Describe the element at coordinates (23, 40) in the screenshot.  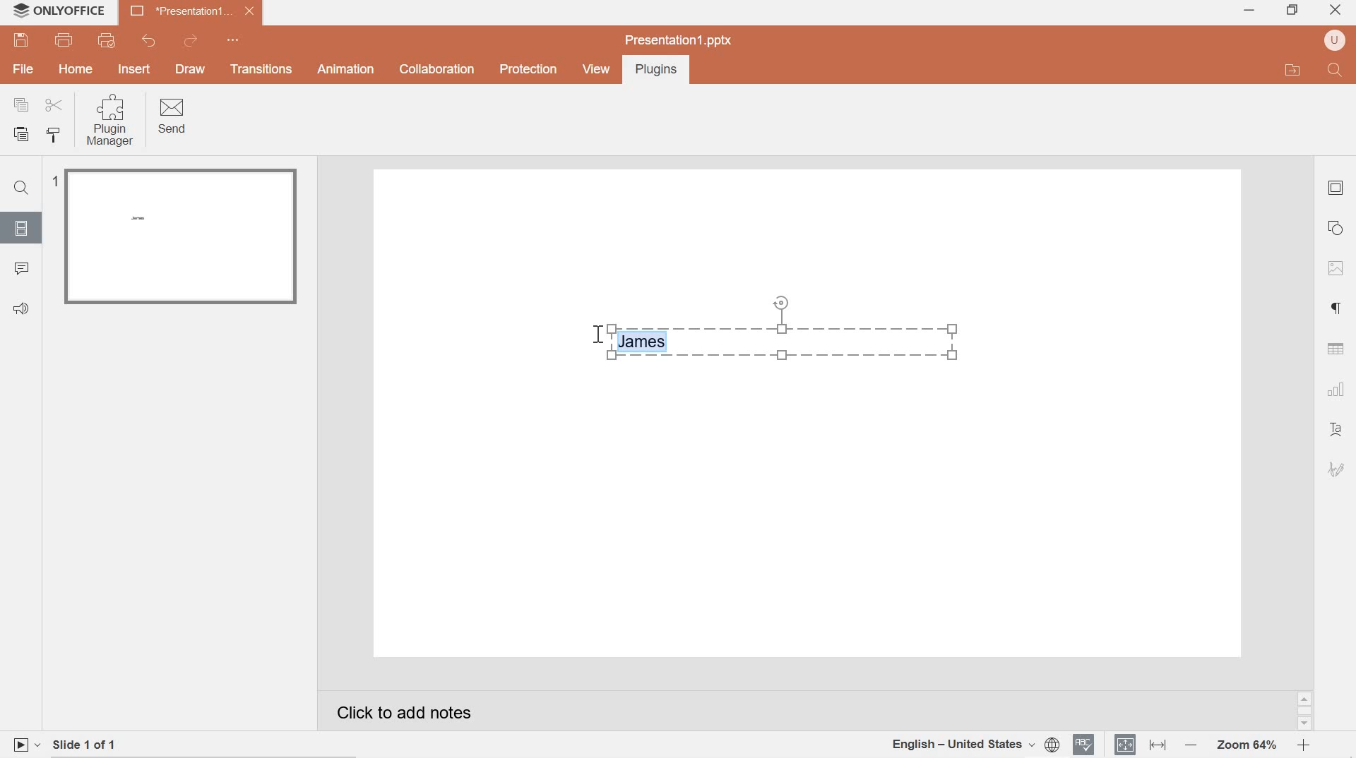
I see `save` at that location.